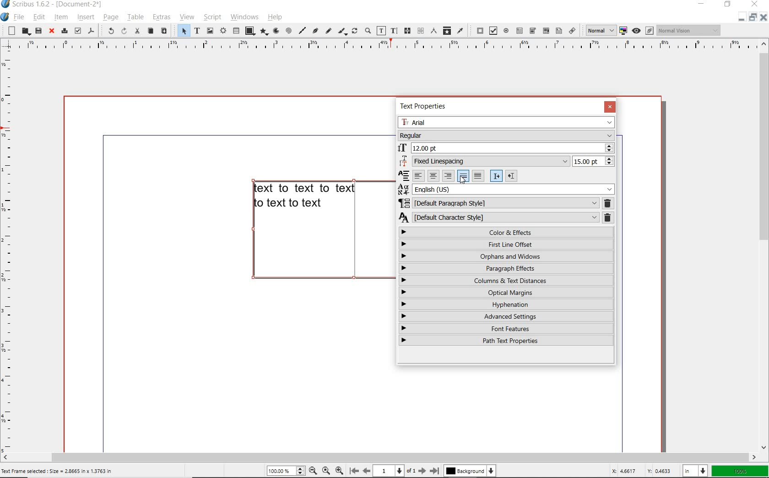  What do you see at coordinates (134, 17) in the screenshot?
I see `table` at bounding box center [134, 17].